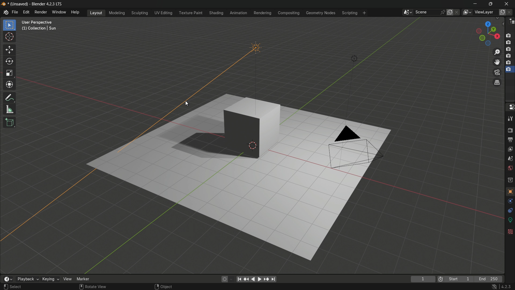 The width and height of the screenshot is (515, 290). I want to click on view layer, so click(510, 150).